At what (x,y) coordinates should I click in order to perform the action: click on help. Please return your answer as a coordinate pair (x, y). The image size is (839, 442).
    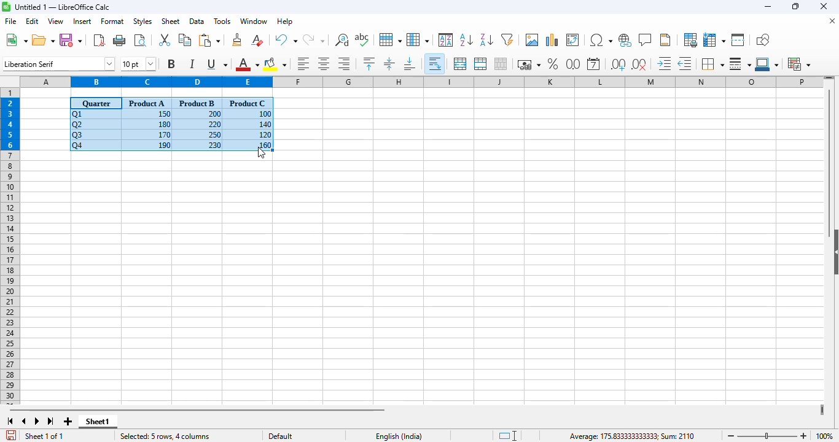
    Looking at the image, I should click on (285, 21).